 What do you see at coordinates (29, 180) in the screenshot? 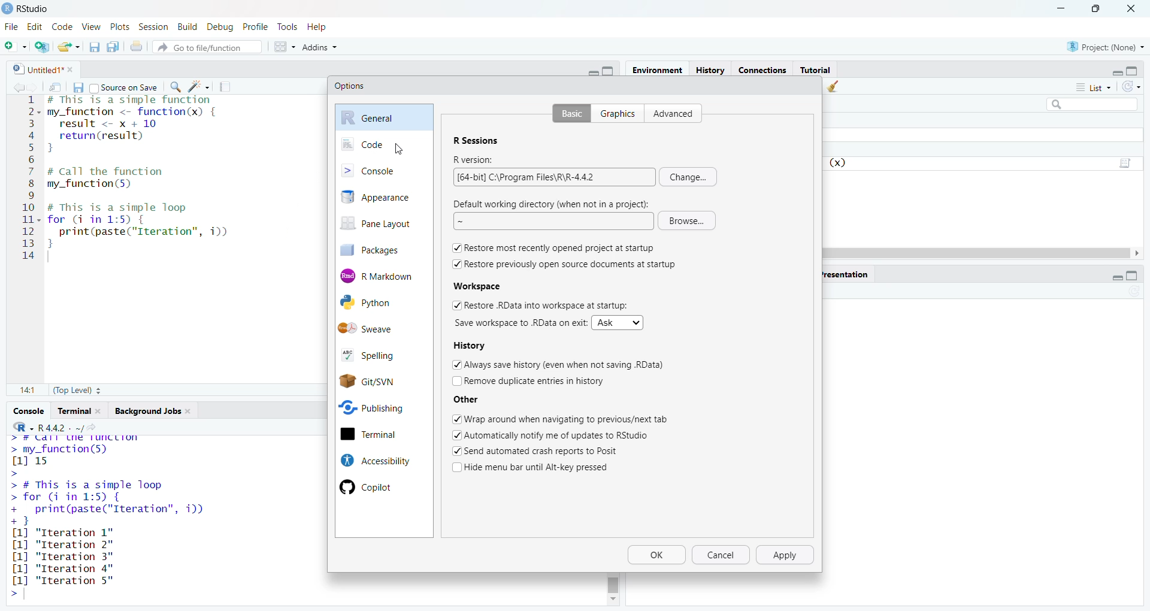
I see `serial numbers` at bounding box center [29, 180].